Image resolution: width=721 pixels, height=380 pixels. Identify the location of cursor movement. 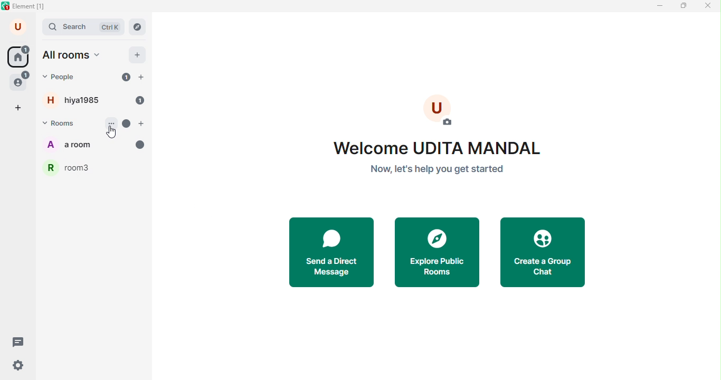
(111, 132).